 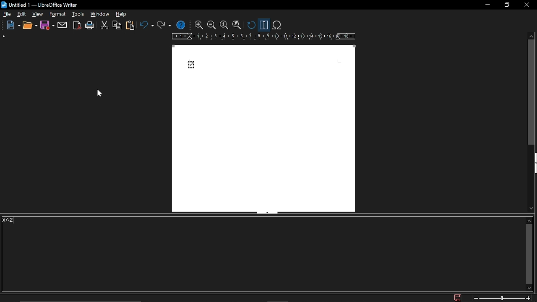 What do you see at coordinates (5, 4) in the screenshot?
I see `libreoffice writer logo` at bounding box center [5, 4].